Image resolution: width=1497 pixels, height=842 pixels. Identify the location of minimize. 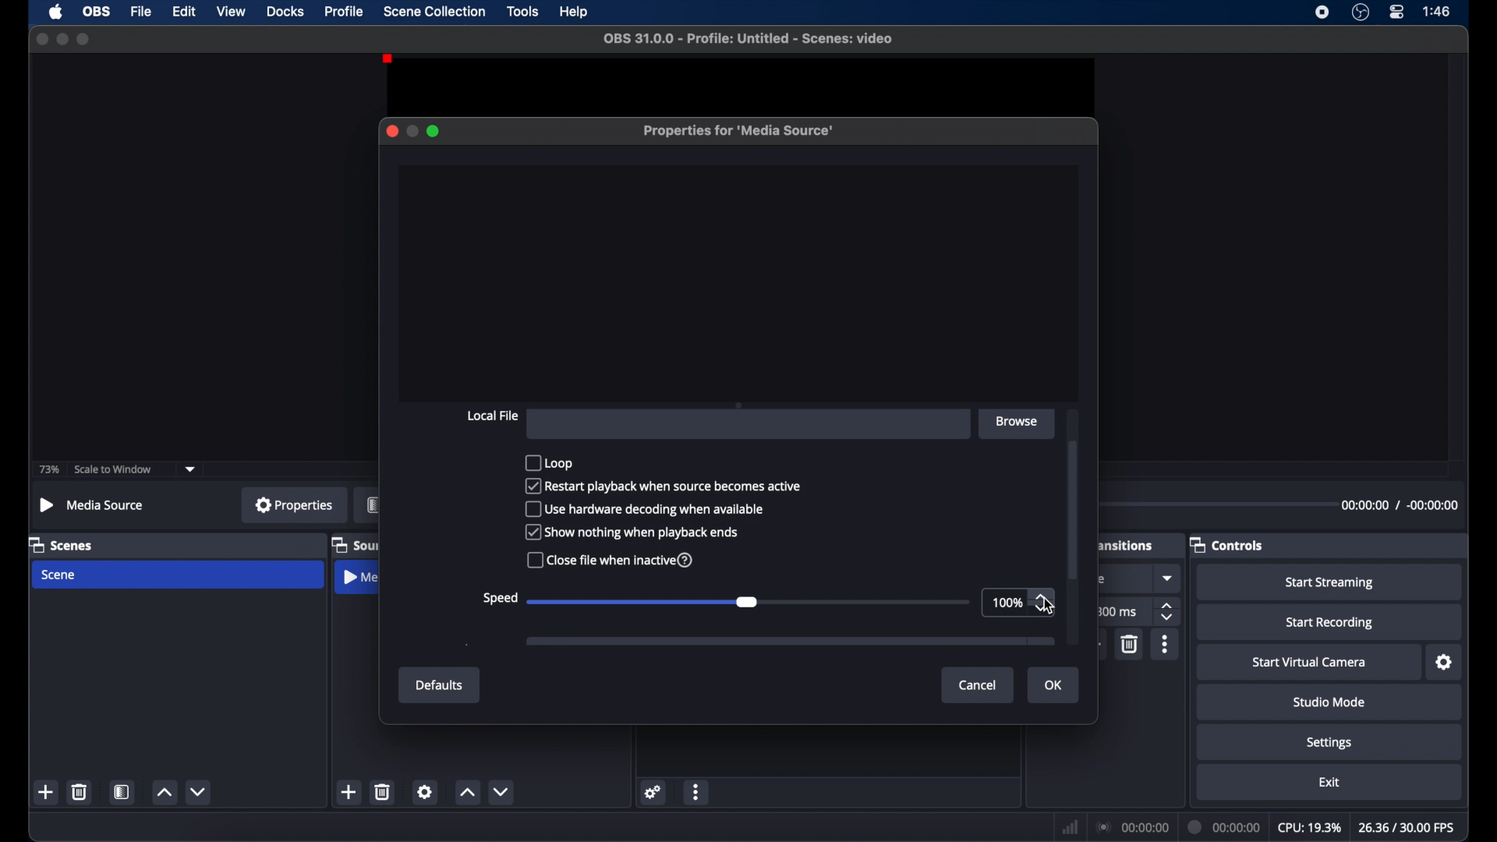
(62, 39).